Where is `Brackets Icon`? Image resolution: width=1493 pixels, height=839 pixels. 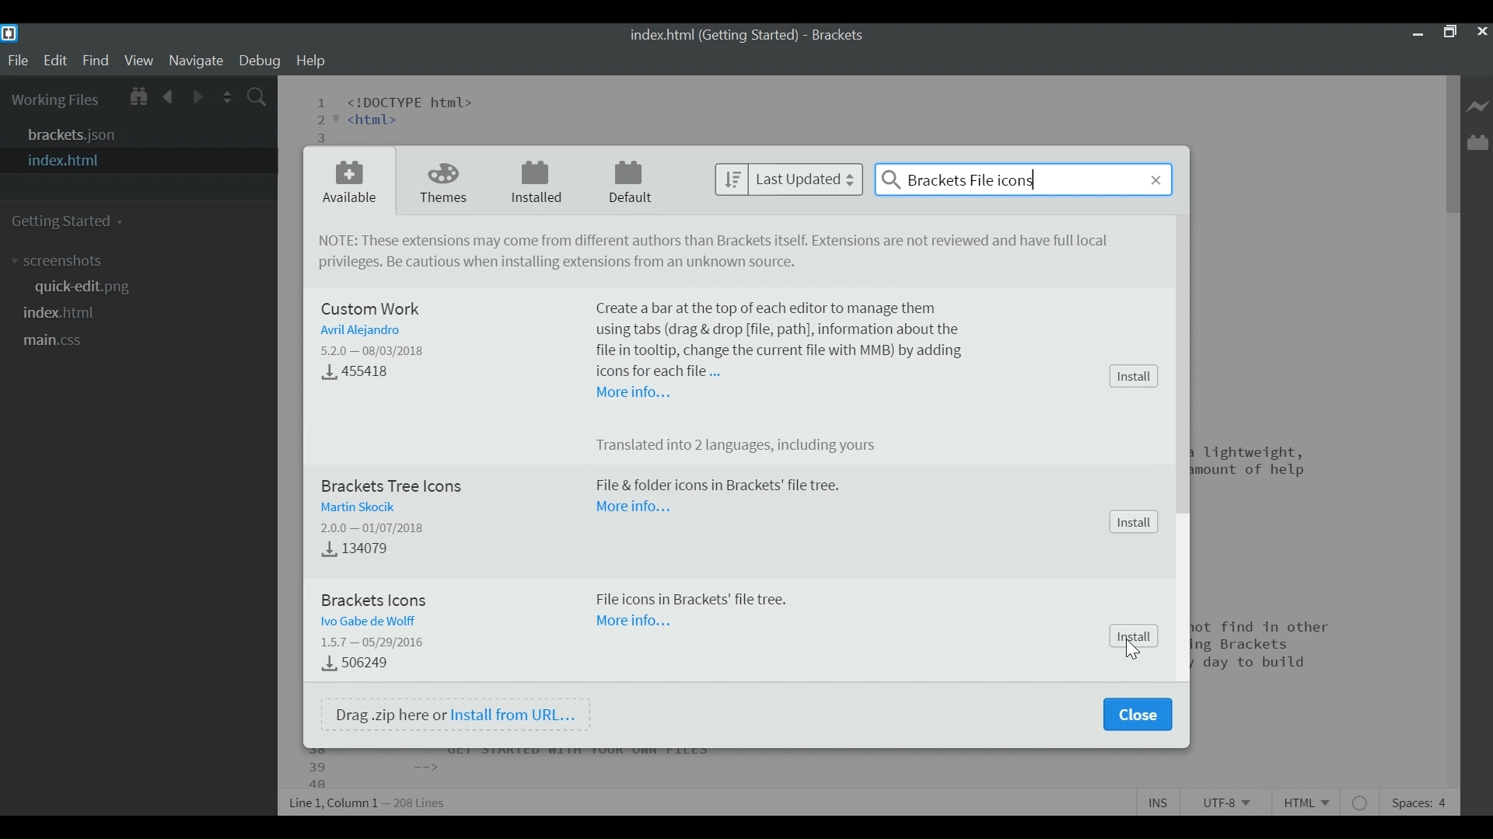 Brackets Icon is located at coordinates (380, 597).